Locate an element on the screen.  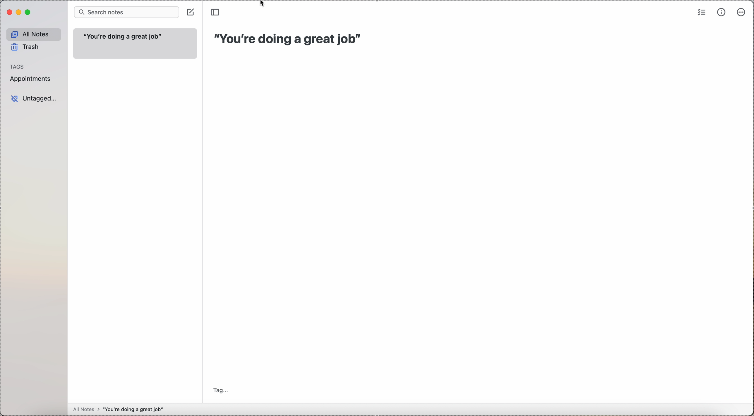
untagged is located at coordinates (34, 99).